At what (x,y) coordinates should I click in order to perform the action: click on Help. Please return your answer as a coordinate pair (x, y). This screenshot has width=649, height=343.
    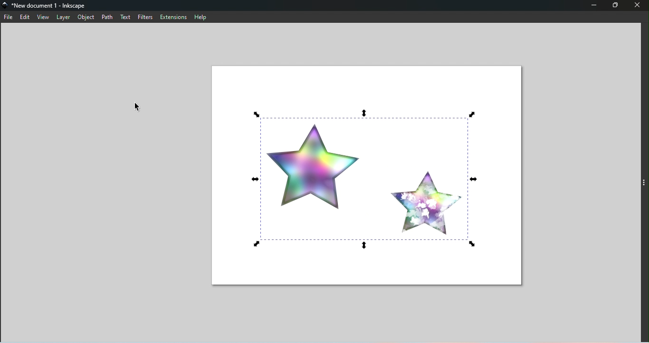
    Looking at the image, I should click on (204, 17).